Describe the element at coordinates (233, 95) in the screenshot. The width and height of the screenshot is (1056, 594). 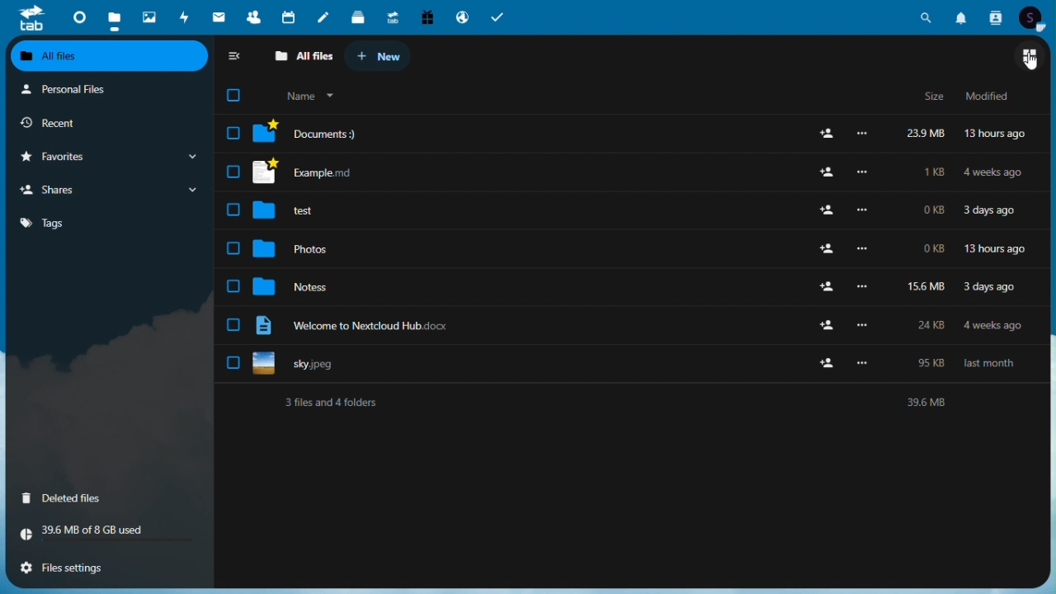
I see `checkbox` at that location.